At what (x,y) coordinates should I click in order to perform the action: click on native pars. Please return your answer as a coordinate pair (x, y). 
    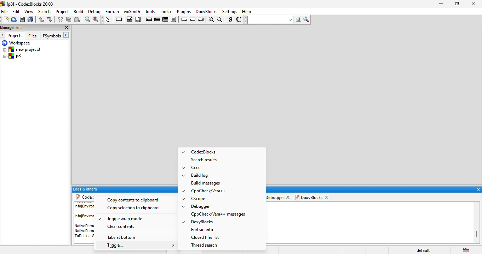
    Looking at the image, I should click on (84, 228).